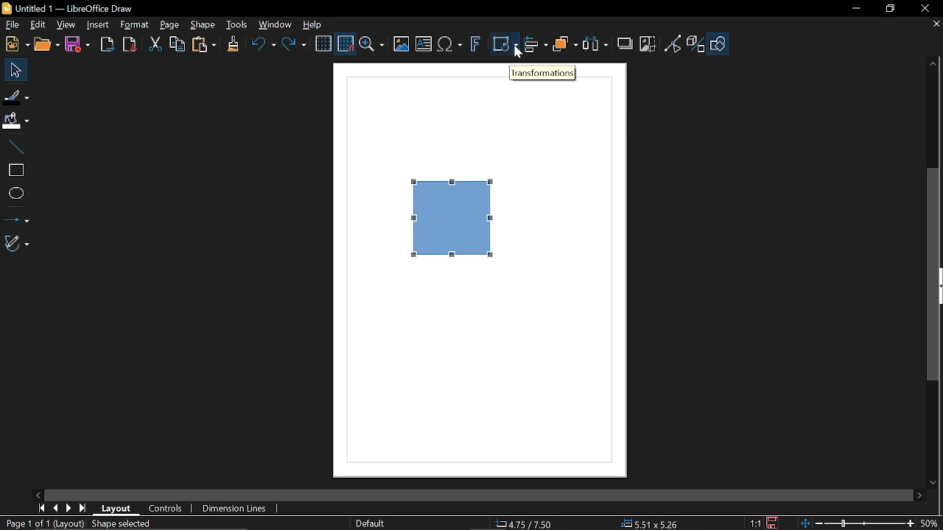  What do you see at coordinates (37, 26) in the screenshot?
I see `Edit` at bounding box center [37, 26].